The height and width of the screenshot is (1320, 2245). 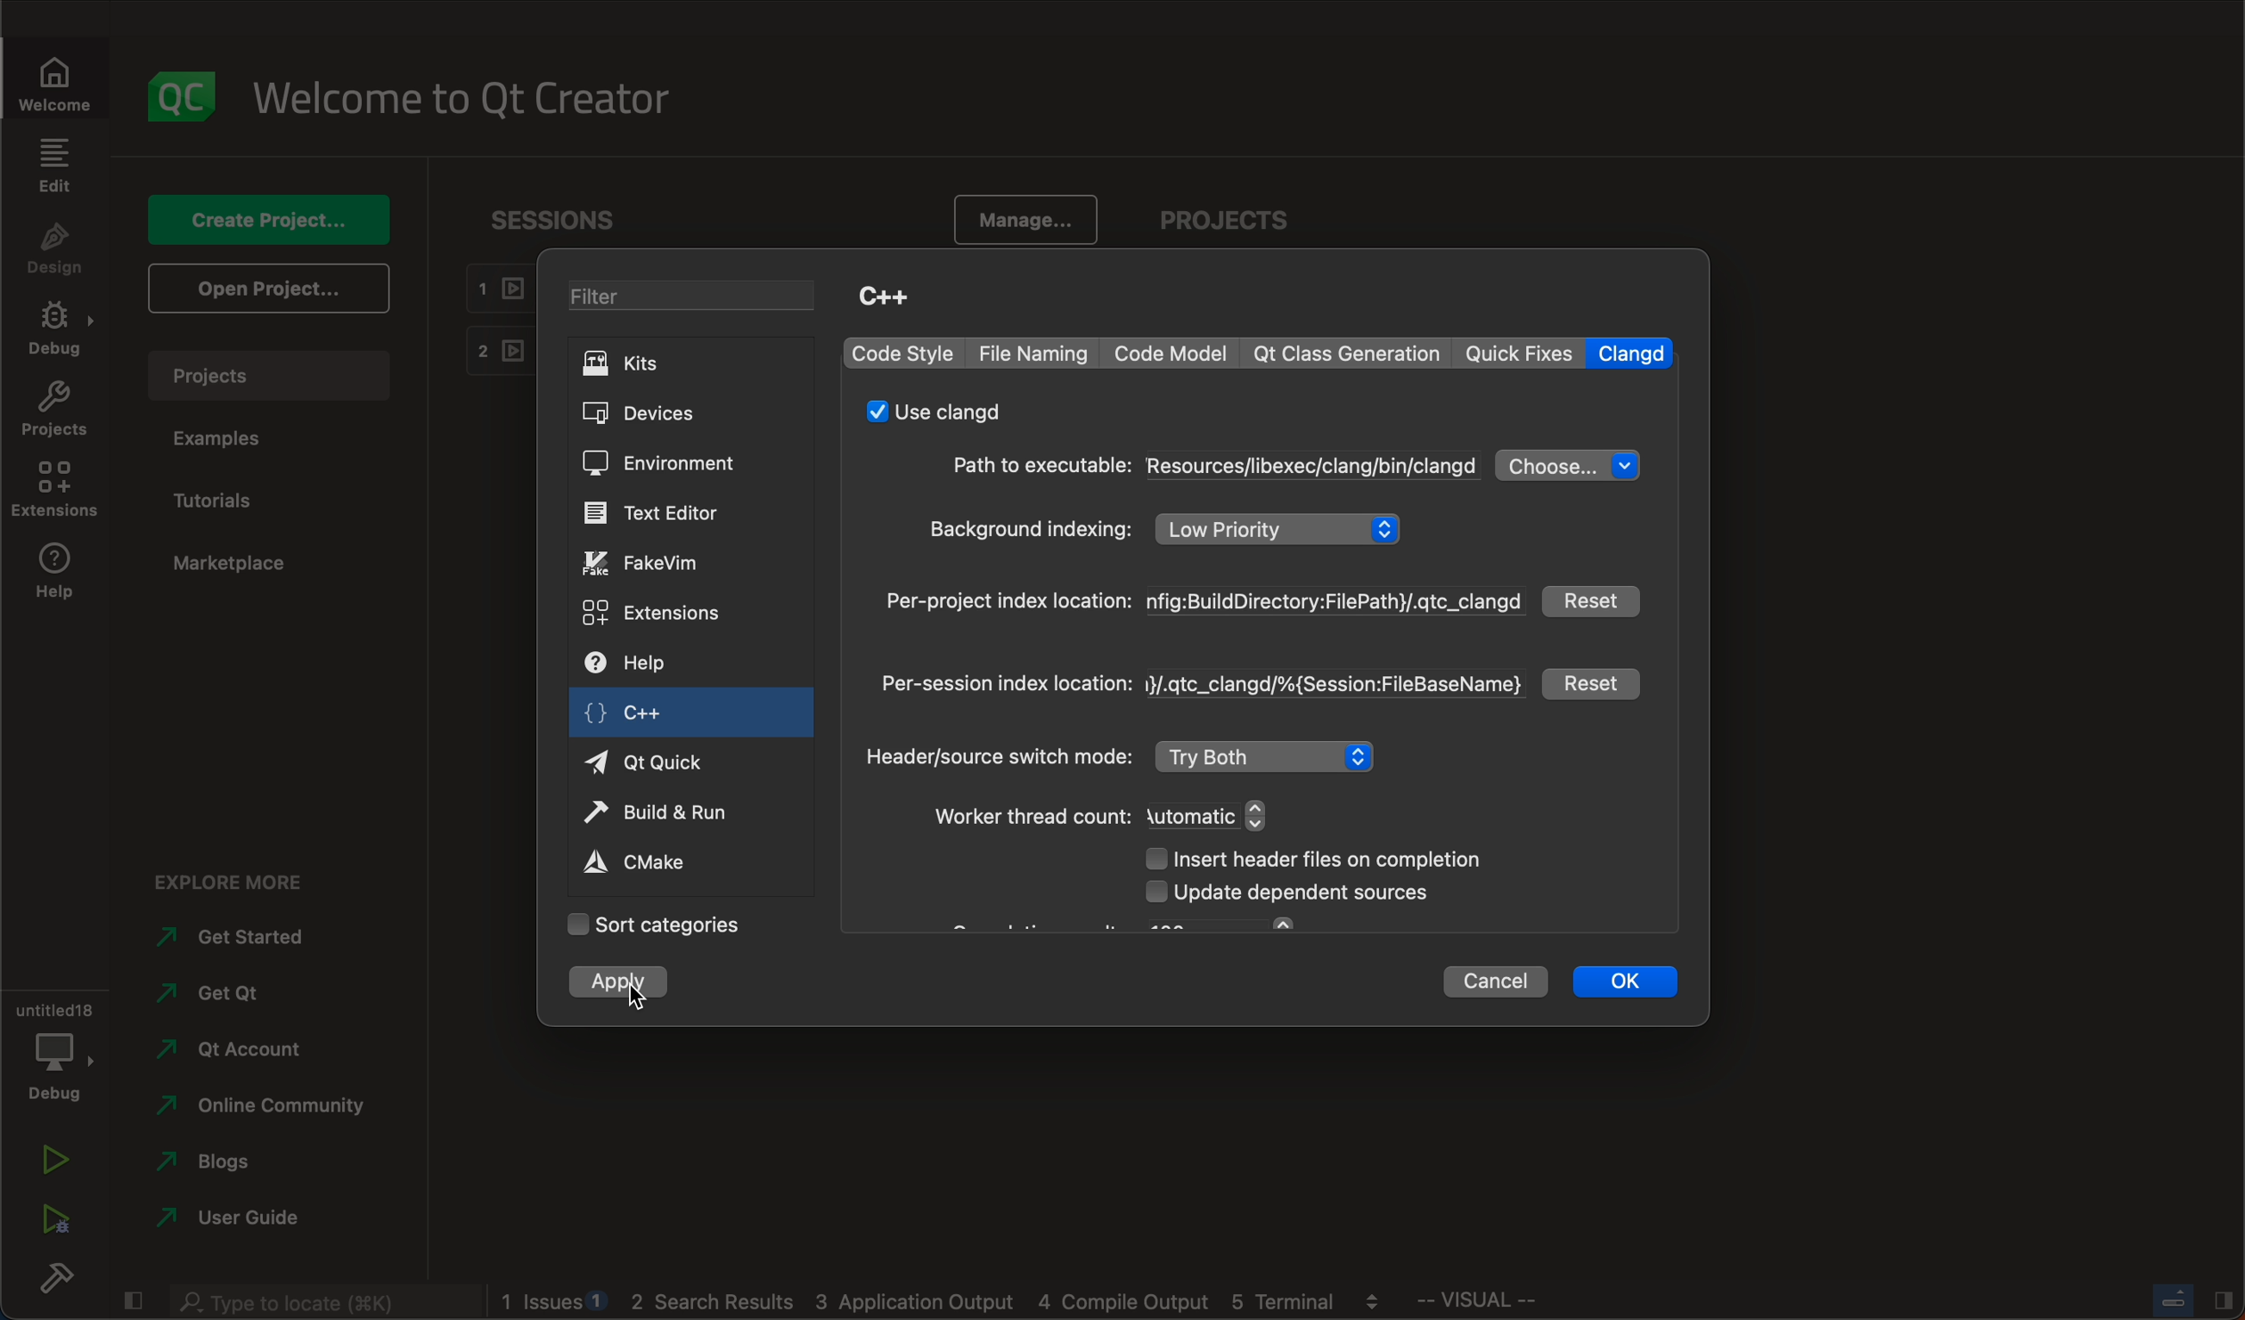 What do you see at coordinates (657, 565) in the screenshot?
I see `fake vim` at bounding box center [657, 565].